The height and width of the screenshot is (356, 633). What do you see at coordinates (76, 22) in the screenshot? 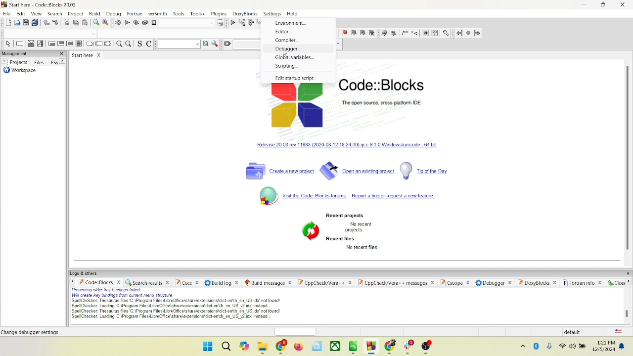
I see `copy` at bounding box center [76, 22].